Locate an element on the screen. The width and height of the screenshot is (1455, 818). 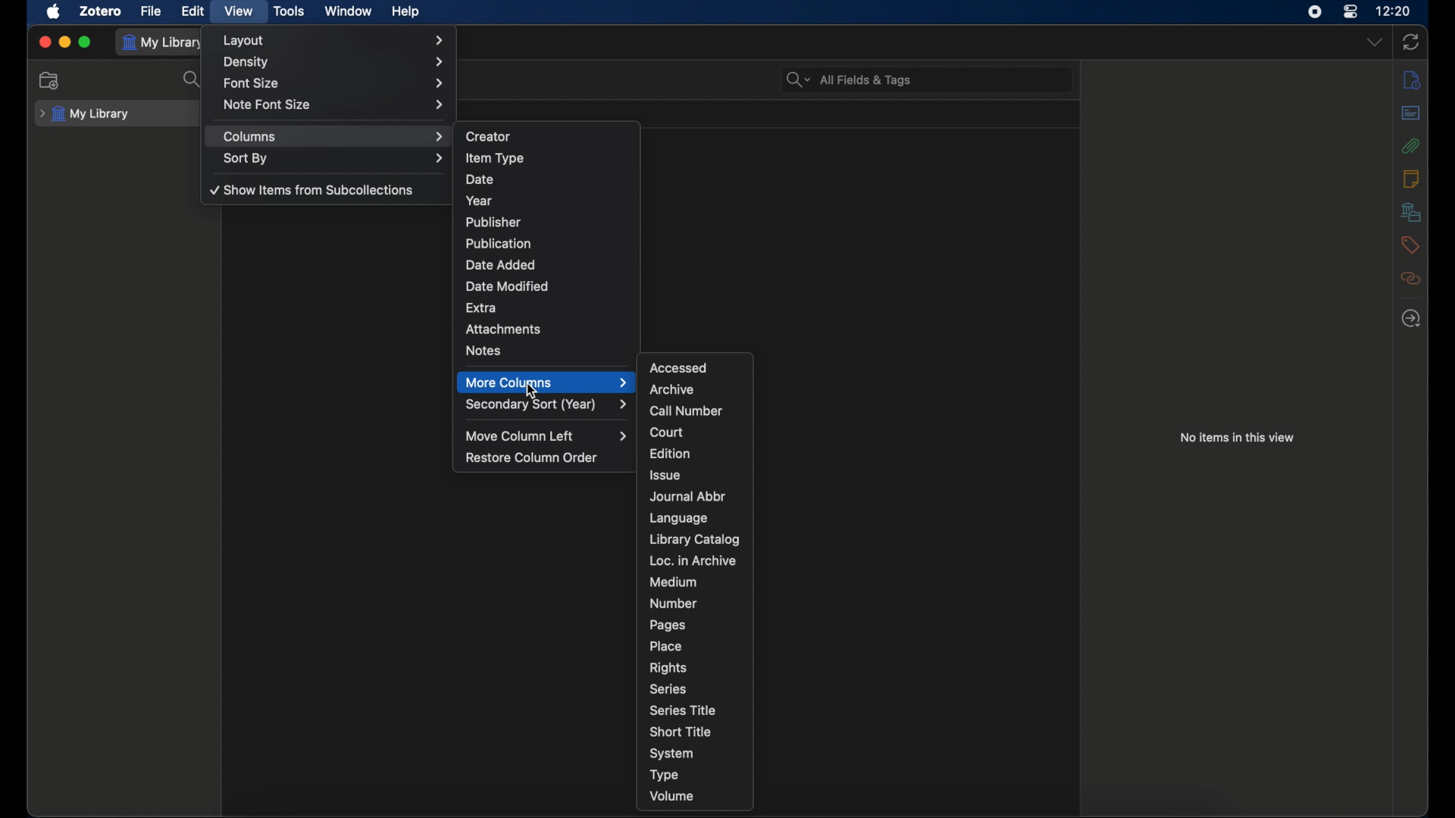
edition is located at coordinates (669, 453).